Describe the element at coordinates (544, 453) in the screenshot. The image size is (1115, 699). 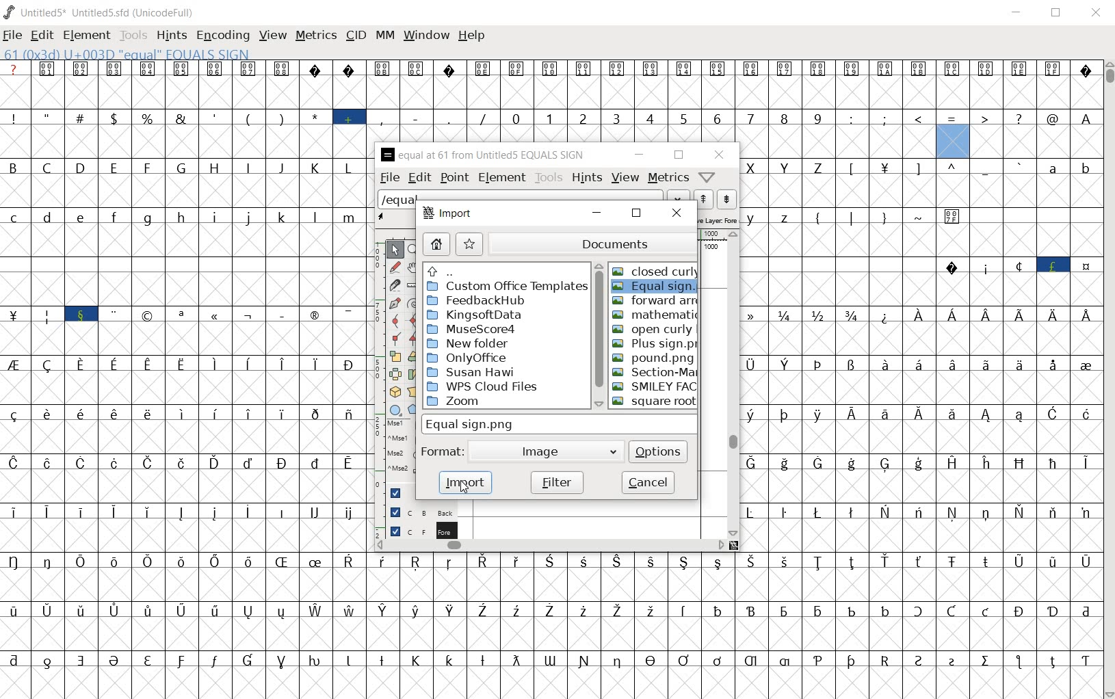
I see `image` at that location.